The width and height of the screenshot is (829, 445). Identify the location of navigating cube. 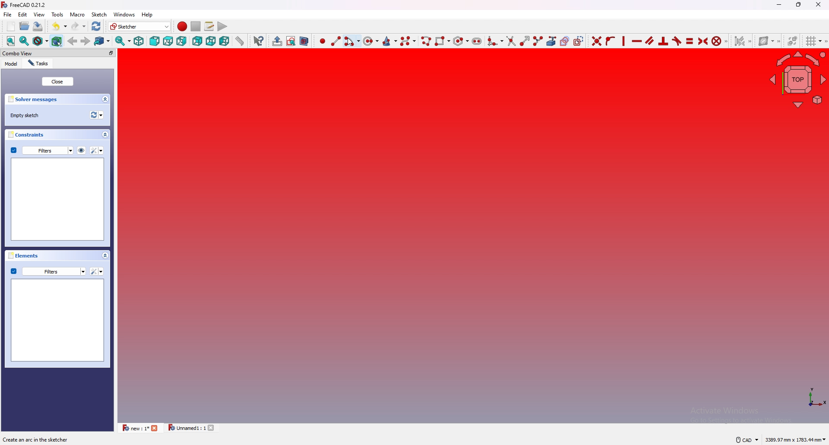
(797, 79).